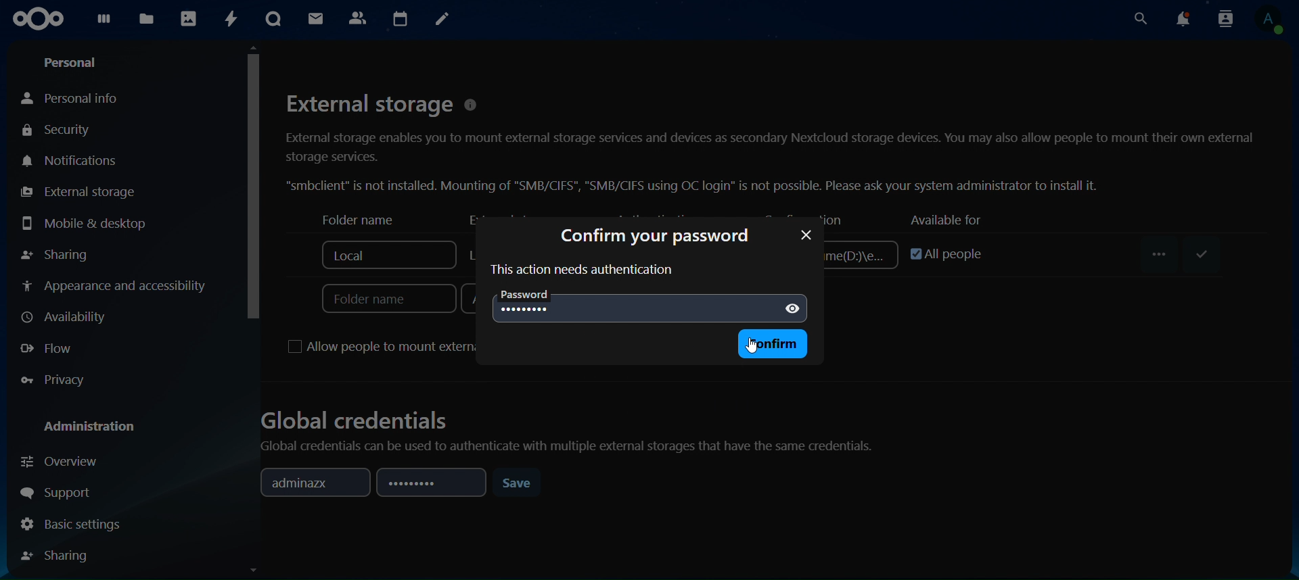 Image resolution: width=1299 pixels, height=580 pixels. I want to click on contact, so click(359, 18).